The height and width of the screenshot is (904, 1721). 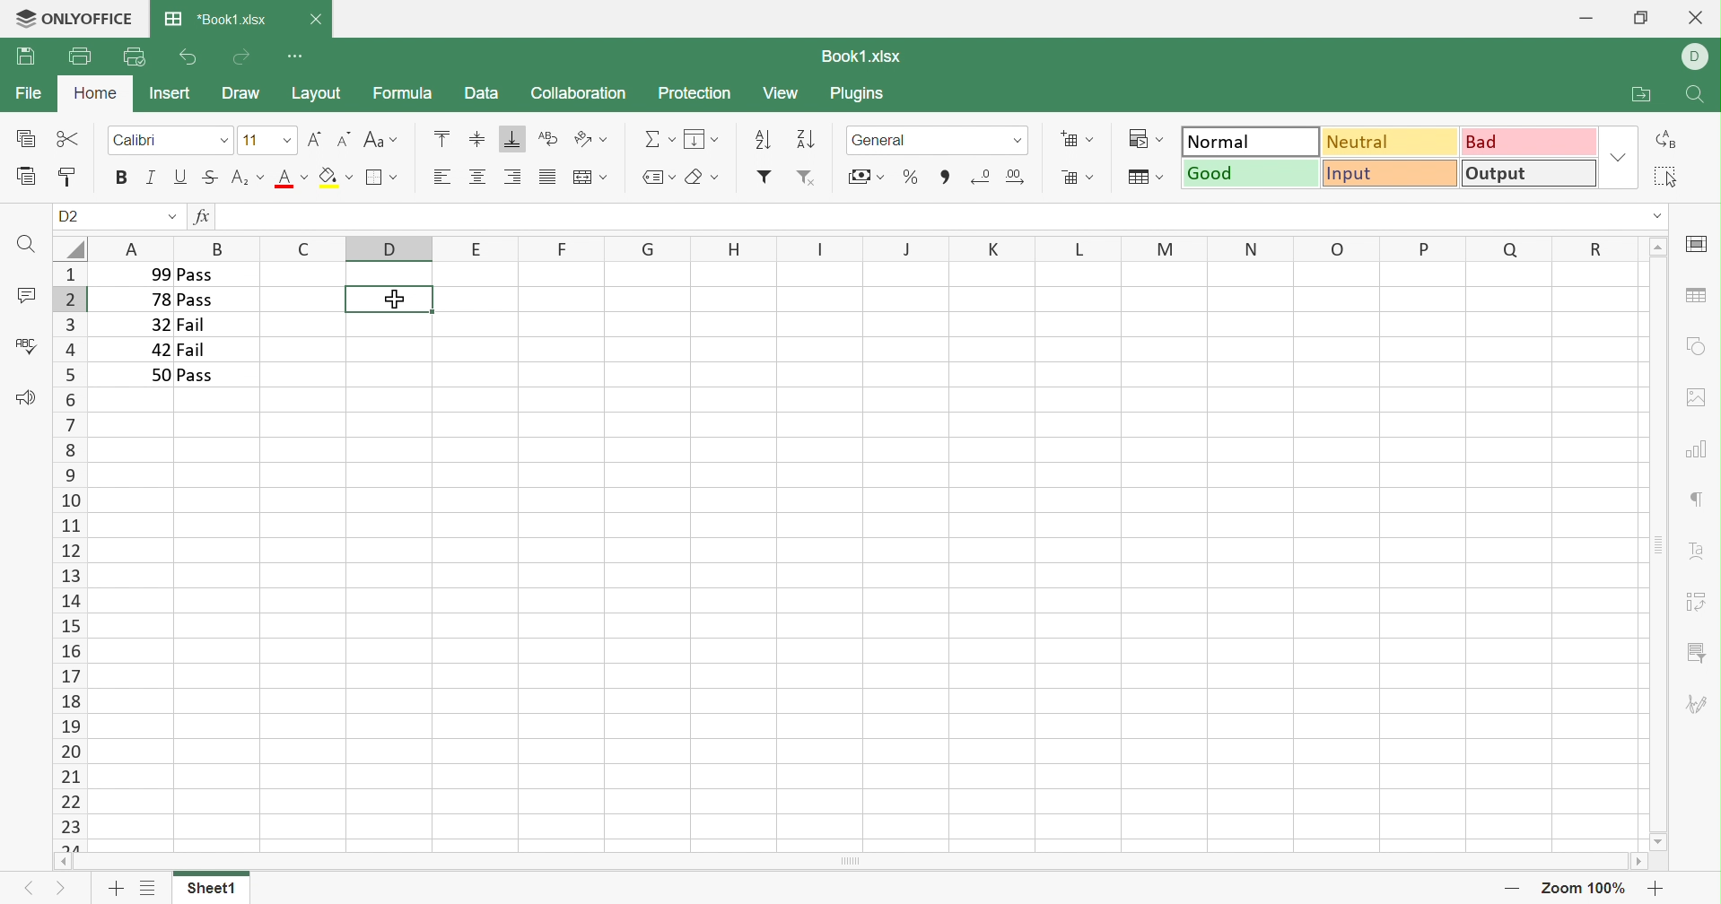 I want to click on Italic, so click(x=153, y=178).